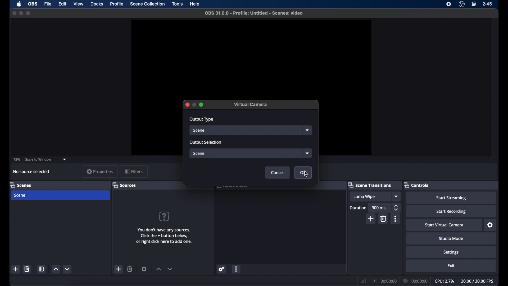 The width and height of the screenshot is (508, 286). Describe the element at coordinates (202, 119) in the screenshot. I see `output type` at that location.